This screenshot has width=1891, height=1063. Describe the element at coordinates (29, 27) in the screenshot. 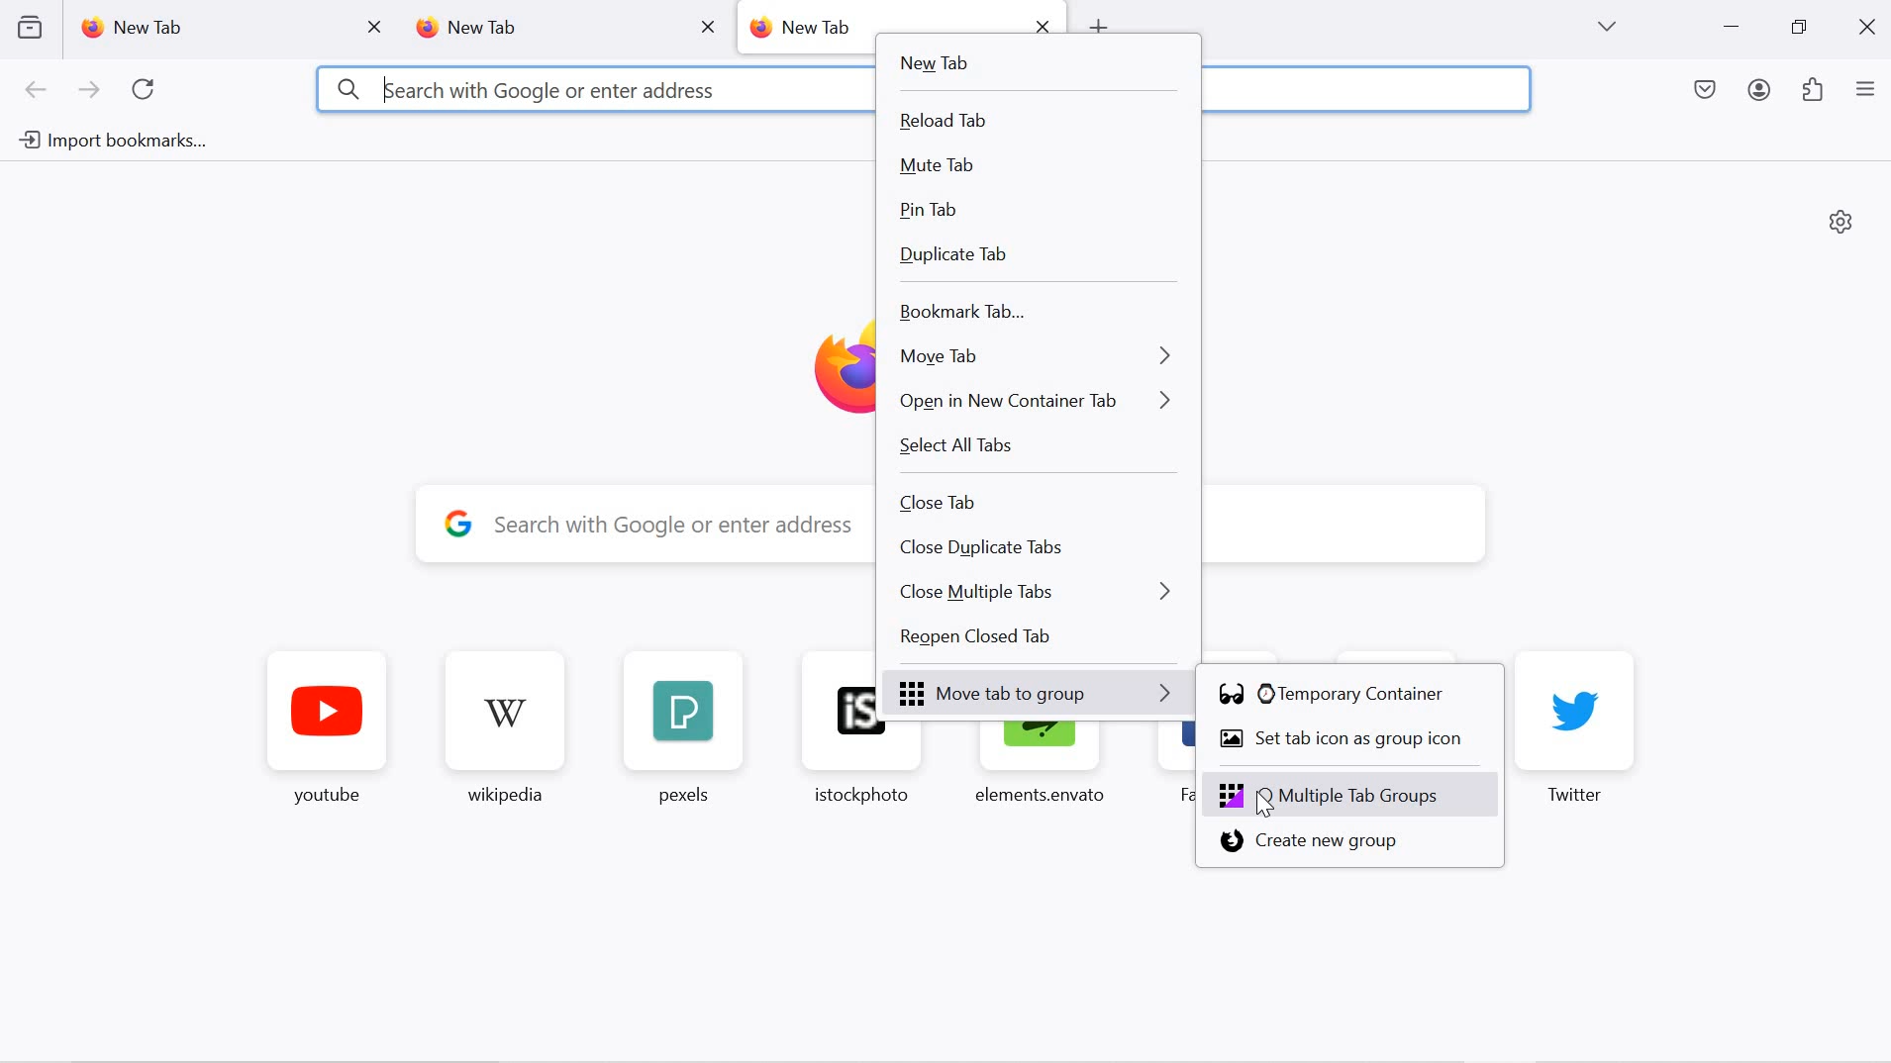

I see `view recent browsing across devices and windows` at that location.